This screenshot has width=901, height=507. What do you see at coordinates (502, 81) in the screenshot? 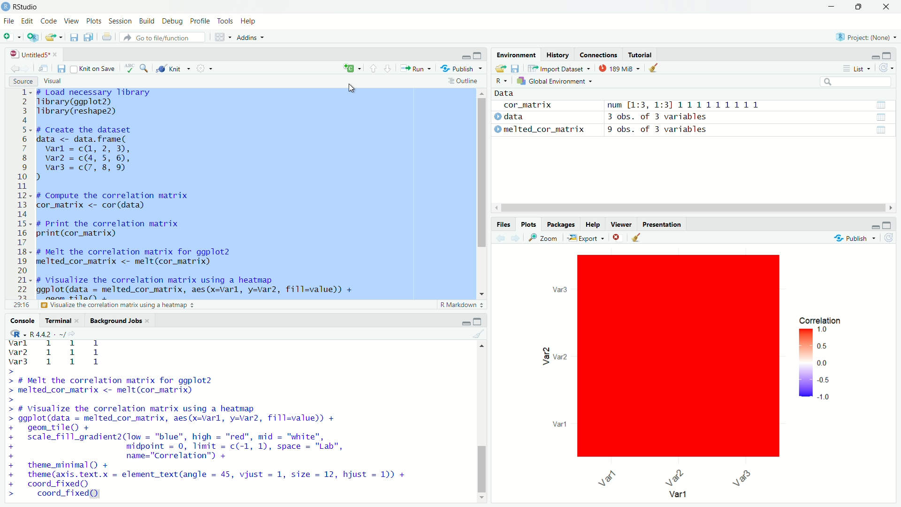
I see `R language` at bounding box center [502, 81].